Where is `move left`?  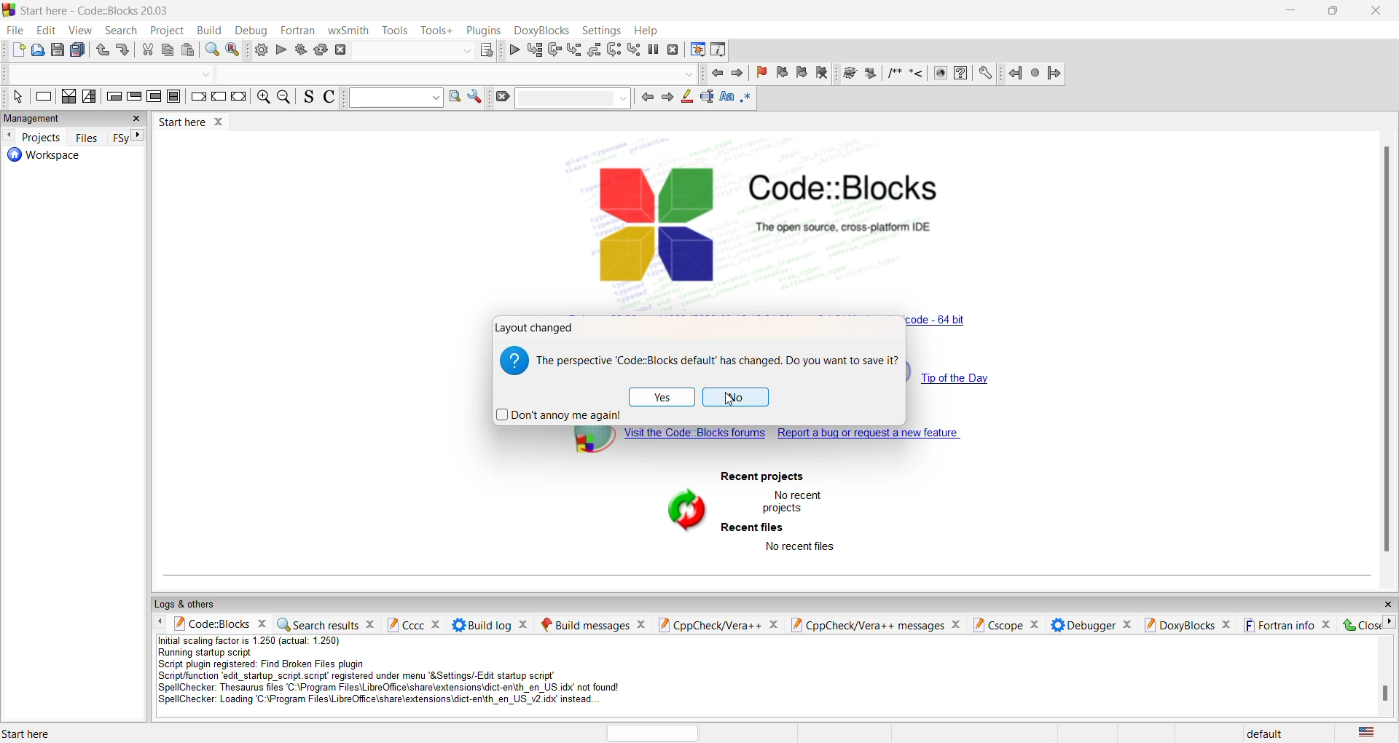
move left is located at coordinates (161, 623).